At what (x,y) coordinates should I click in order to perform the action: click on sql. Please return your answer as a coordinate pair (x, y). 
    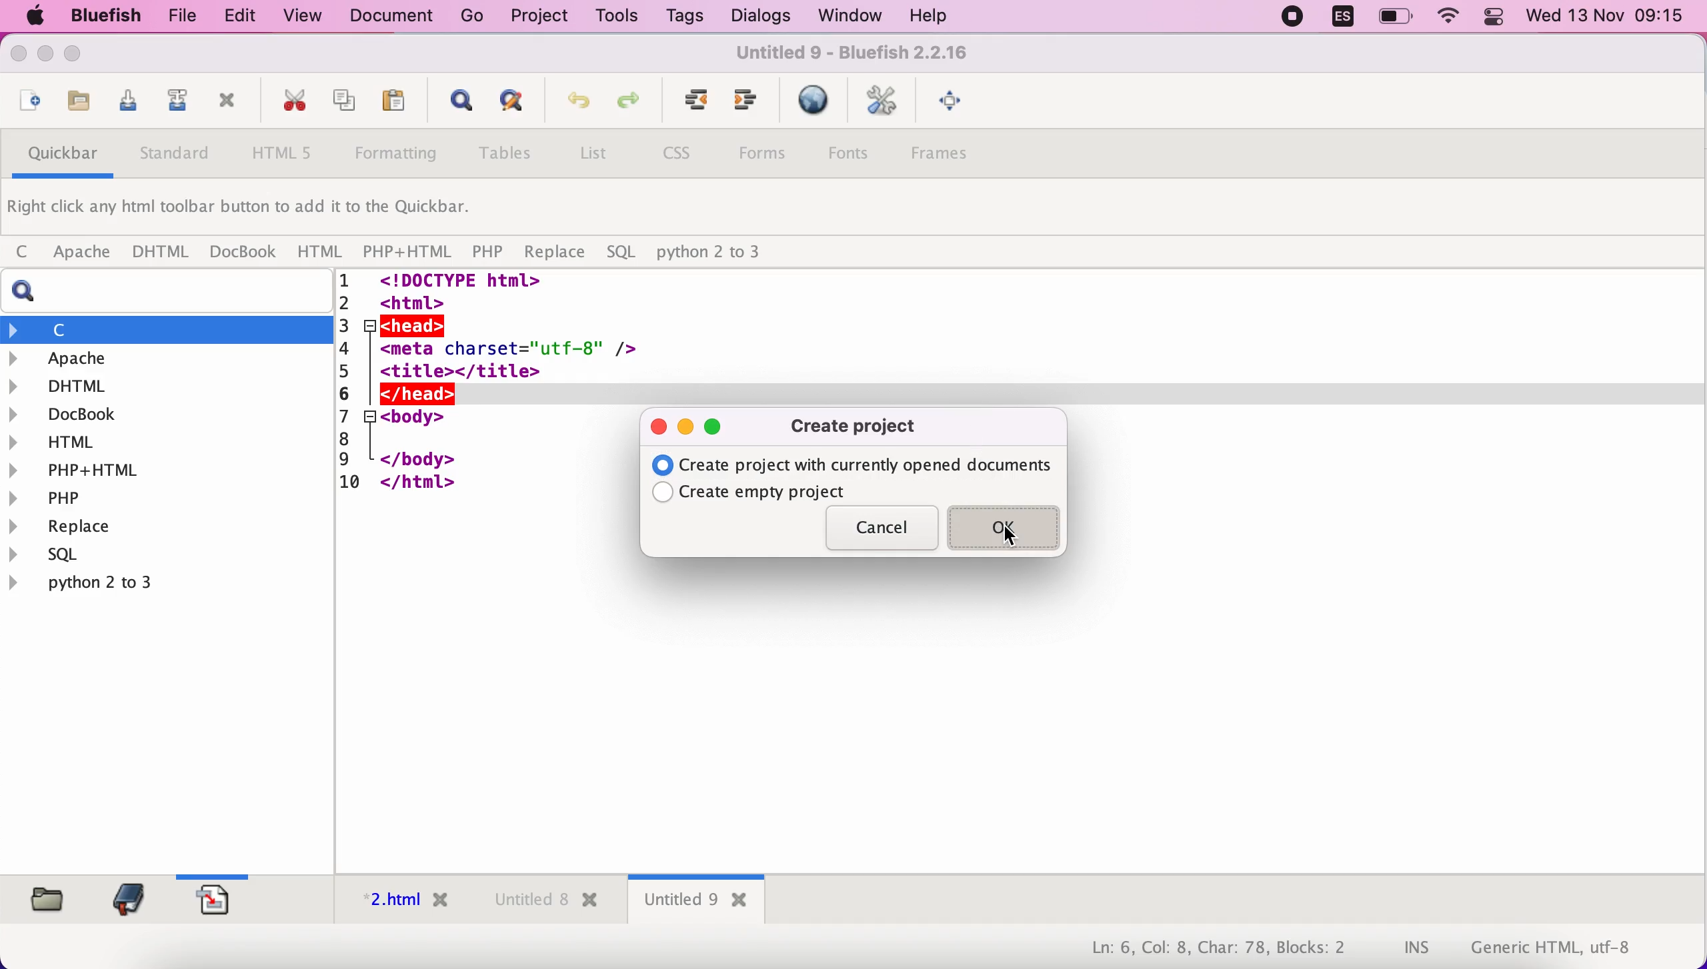
    Looking at the image, I should click on (622, 254).